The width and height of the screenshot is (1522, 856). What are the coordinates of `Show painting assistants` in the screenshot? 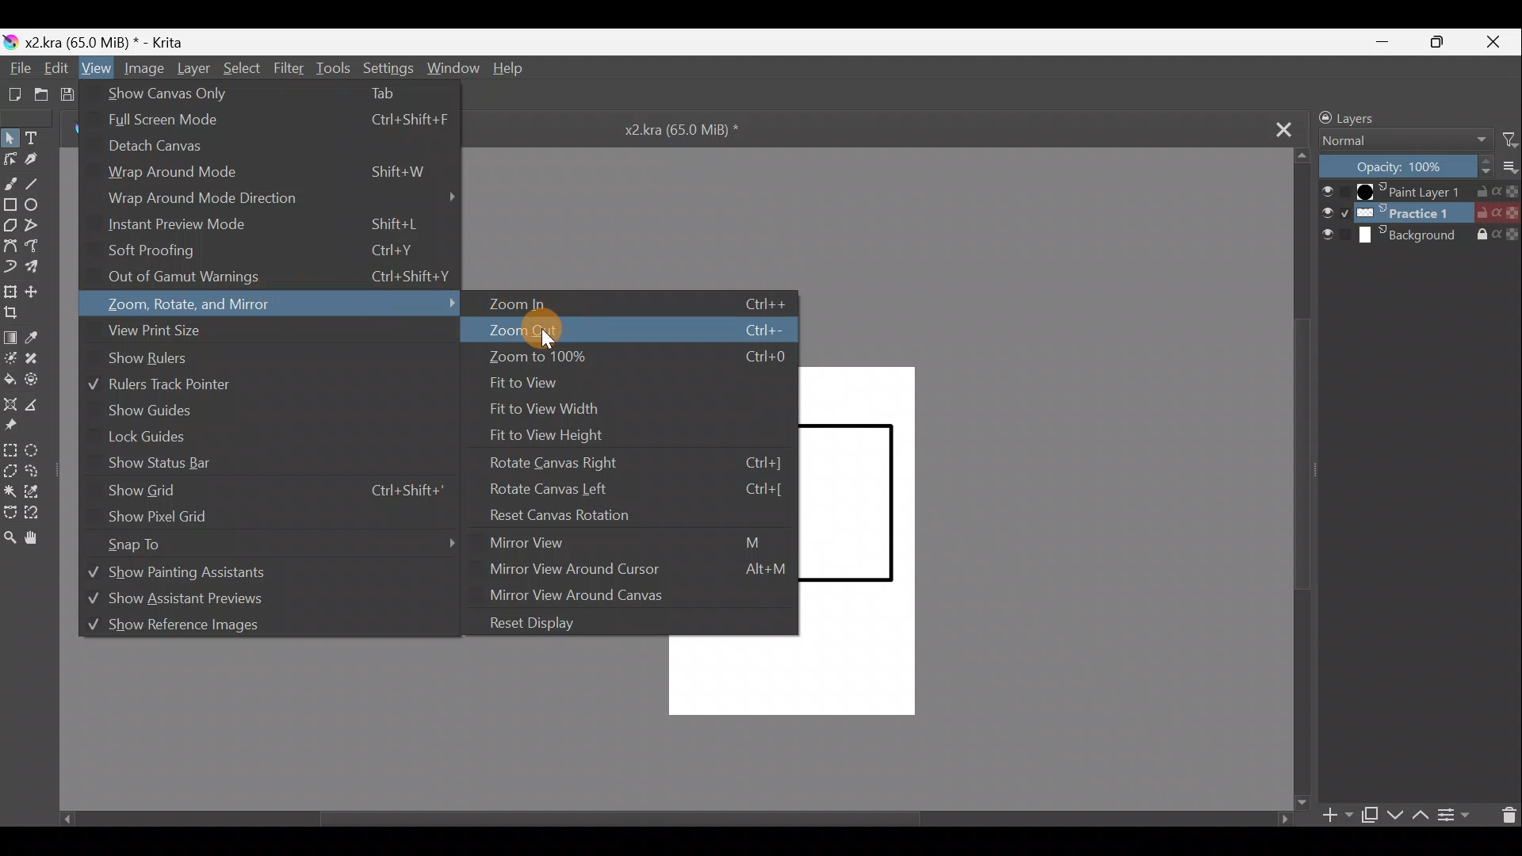 It's located at (254, 575).